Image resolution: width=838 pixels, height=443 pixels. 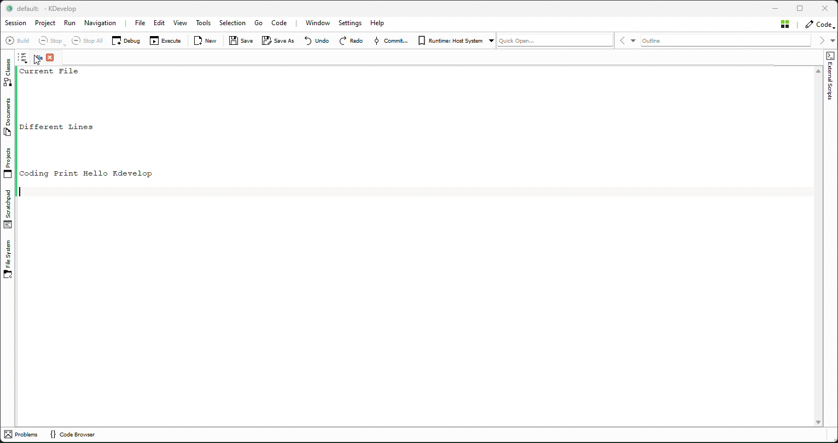 I want to click on Outline, so click(x=729, y=40).